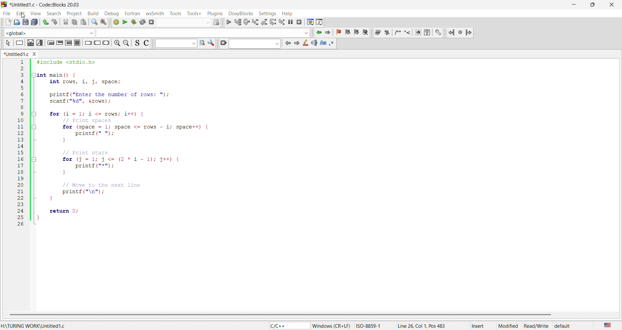 The image size is (622, 330). Describe the element at coordinates (54, 23) in the screenshot. I see `redo` at that location.